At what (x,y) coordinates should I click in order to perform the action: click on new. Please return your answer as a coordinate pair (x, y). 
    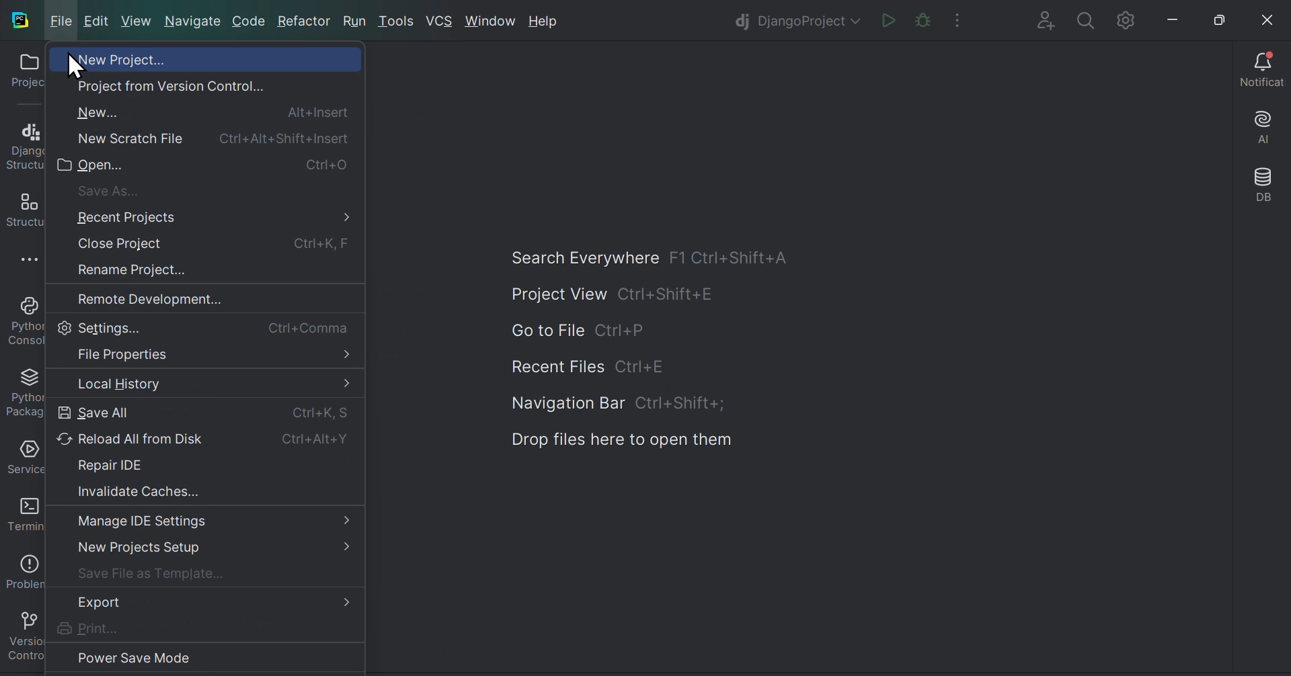
    Looking at the image, I should click on (209, 114).